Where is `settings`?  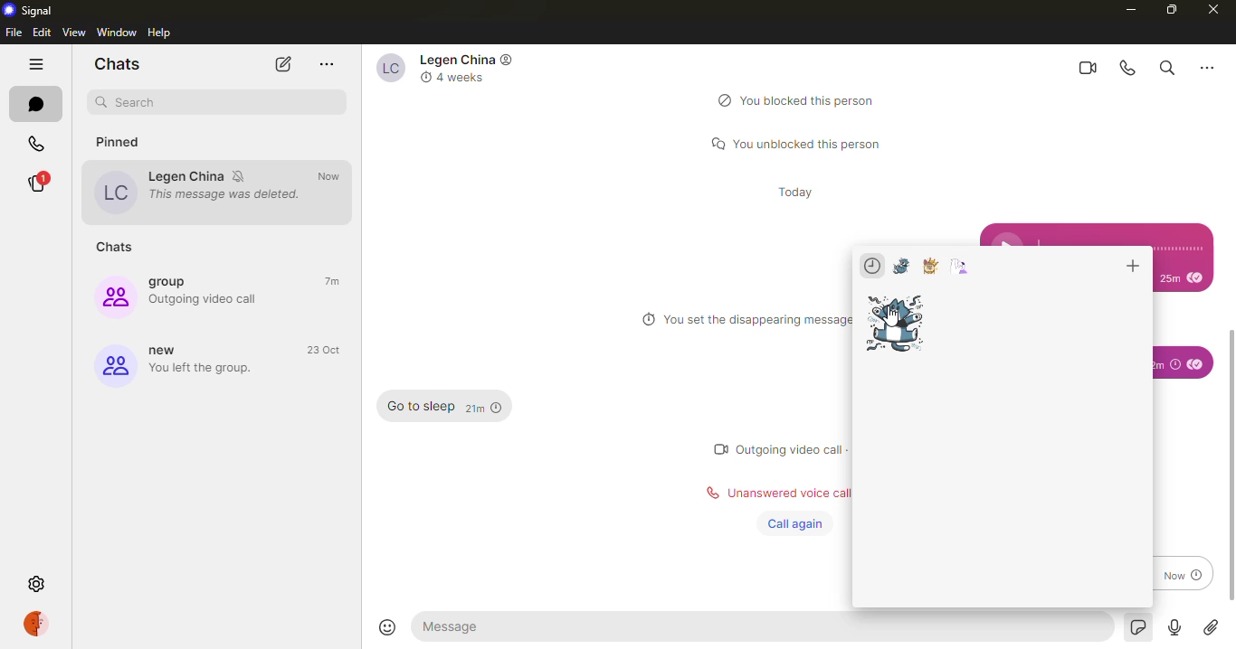
settings is located at coordinates (37, 585).